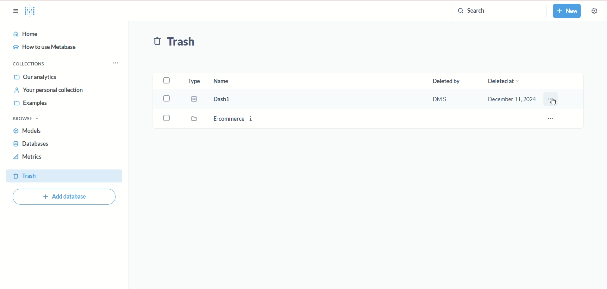 The width and height of the screenshot is (607, 289). What do you see at coordinates (177, 43) in the screenshot?
I see `trash` at bounding box center [177, 43].